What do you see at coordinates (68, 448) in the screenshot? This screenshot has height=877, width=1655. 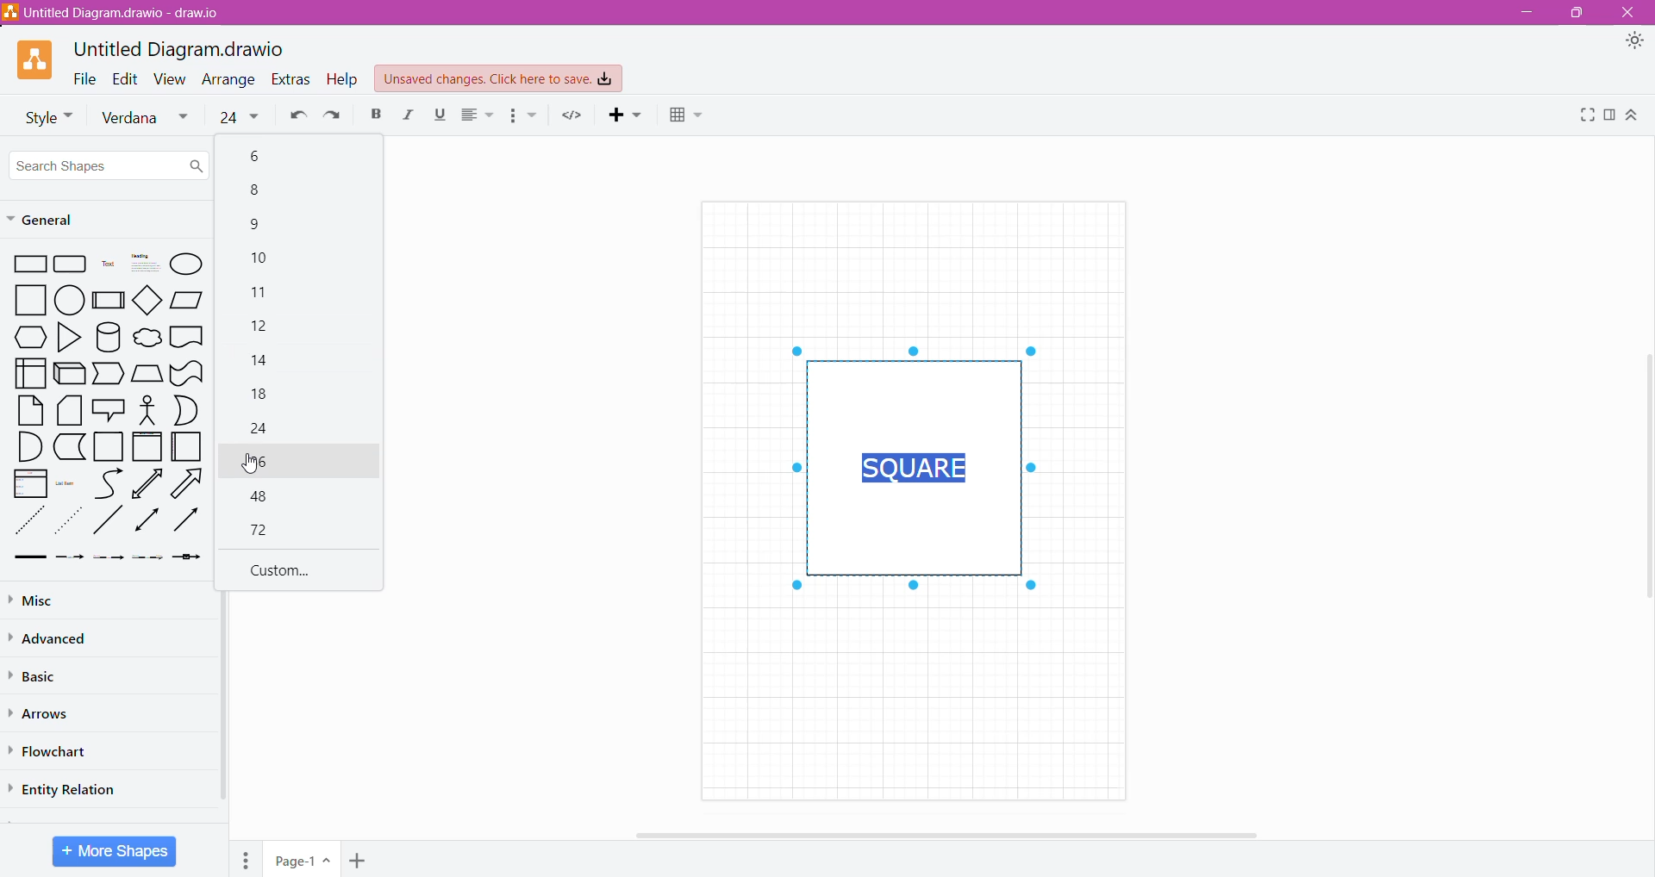 I see `L-Shaped Rectangle ` at bounding box center [68, 448].